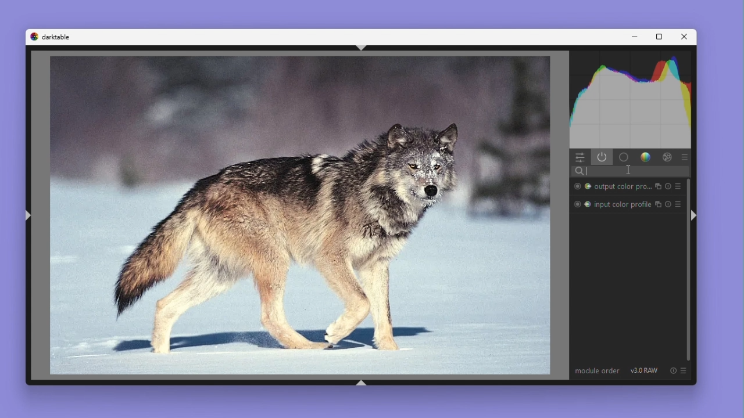 The height and width of the screenshot is (418, 744). What do you see at coordinates (646, 157) in the screenshot?
I see `Colors` at bounding box center [646, 157].